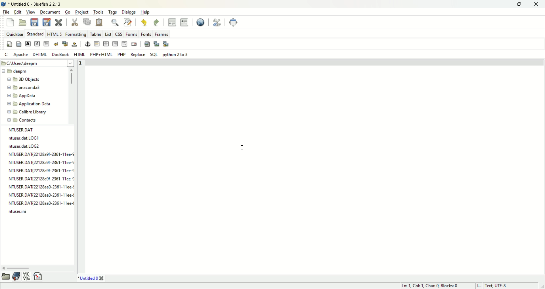 This screenshot has width=545, height=289. Describe the element at coordinates (116, 44) in the screenshot. I see `right justify` at that location.